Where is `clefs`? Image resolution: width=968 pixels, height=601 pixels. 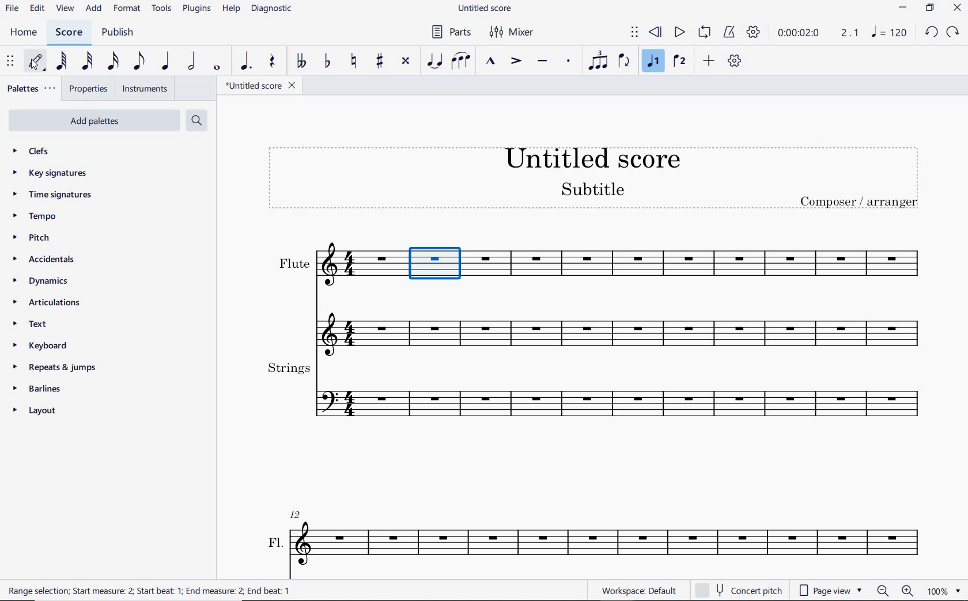
clefs is located at coordinates (50, 152).